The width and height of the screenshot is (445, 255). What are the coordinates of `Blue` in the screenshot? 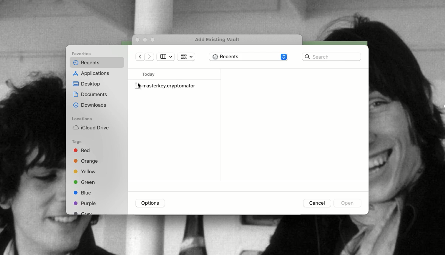 It's located at (82, 193).